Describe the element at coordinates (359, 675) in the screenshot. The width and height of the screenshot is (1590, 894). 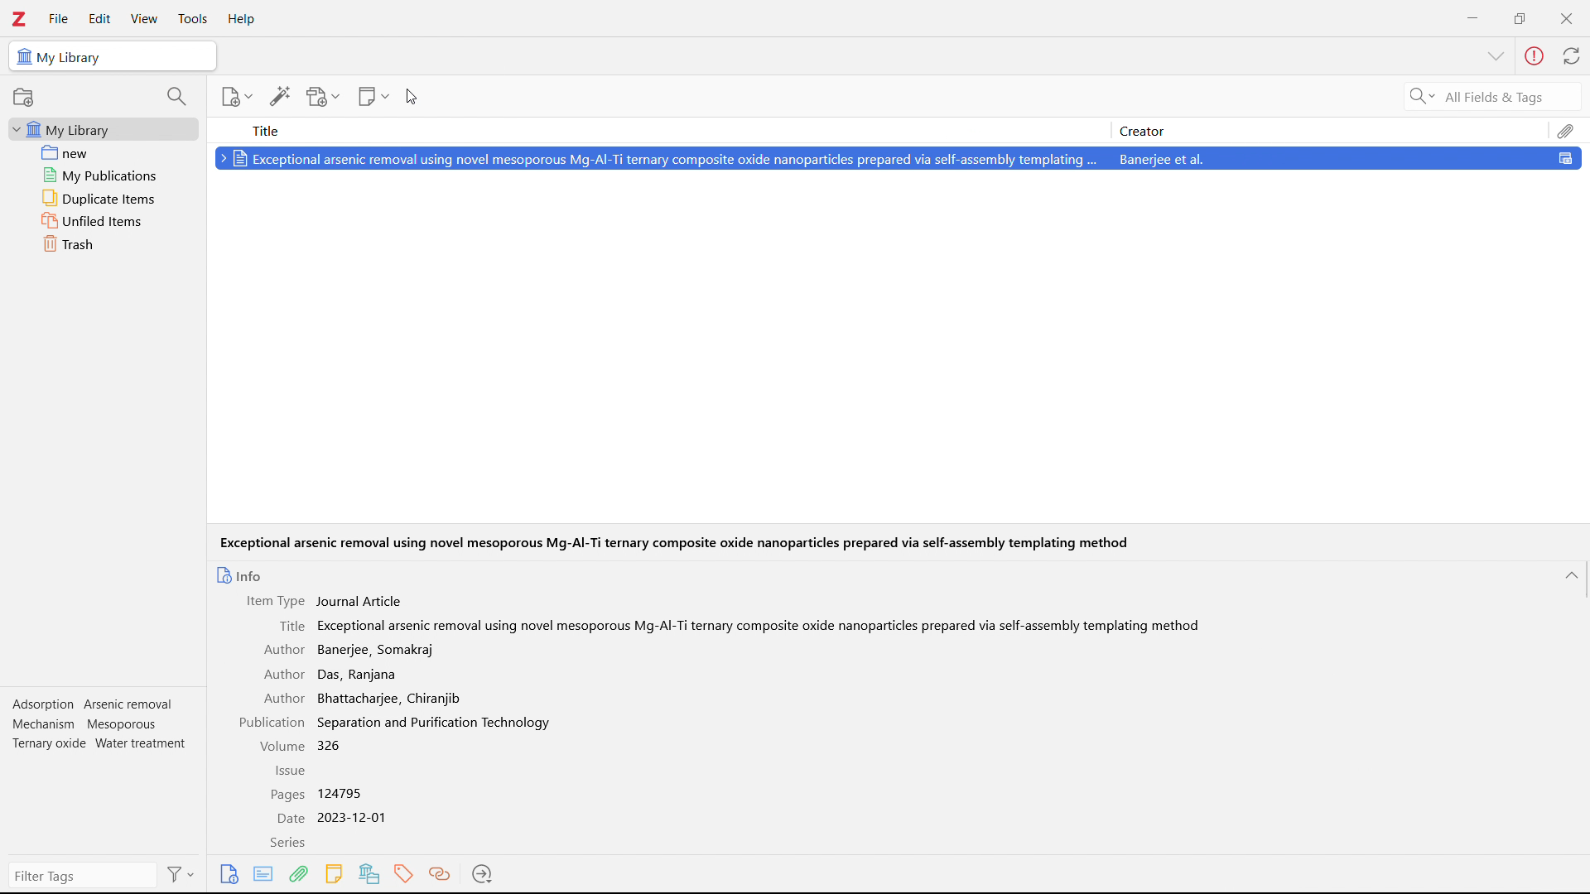
I see `Das, Ranjana` at that location.